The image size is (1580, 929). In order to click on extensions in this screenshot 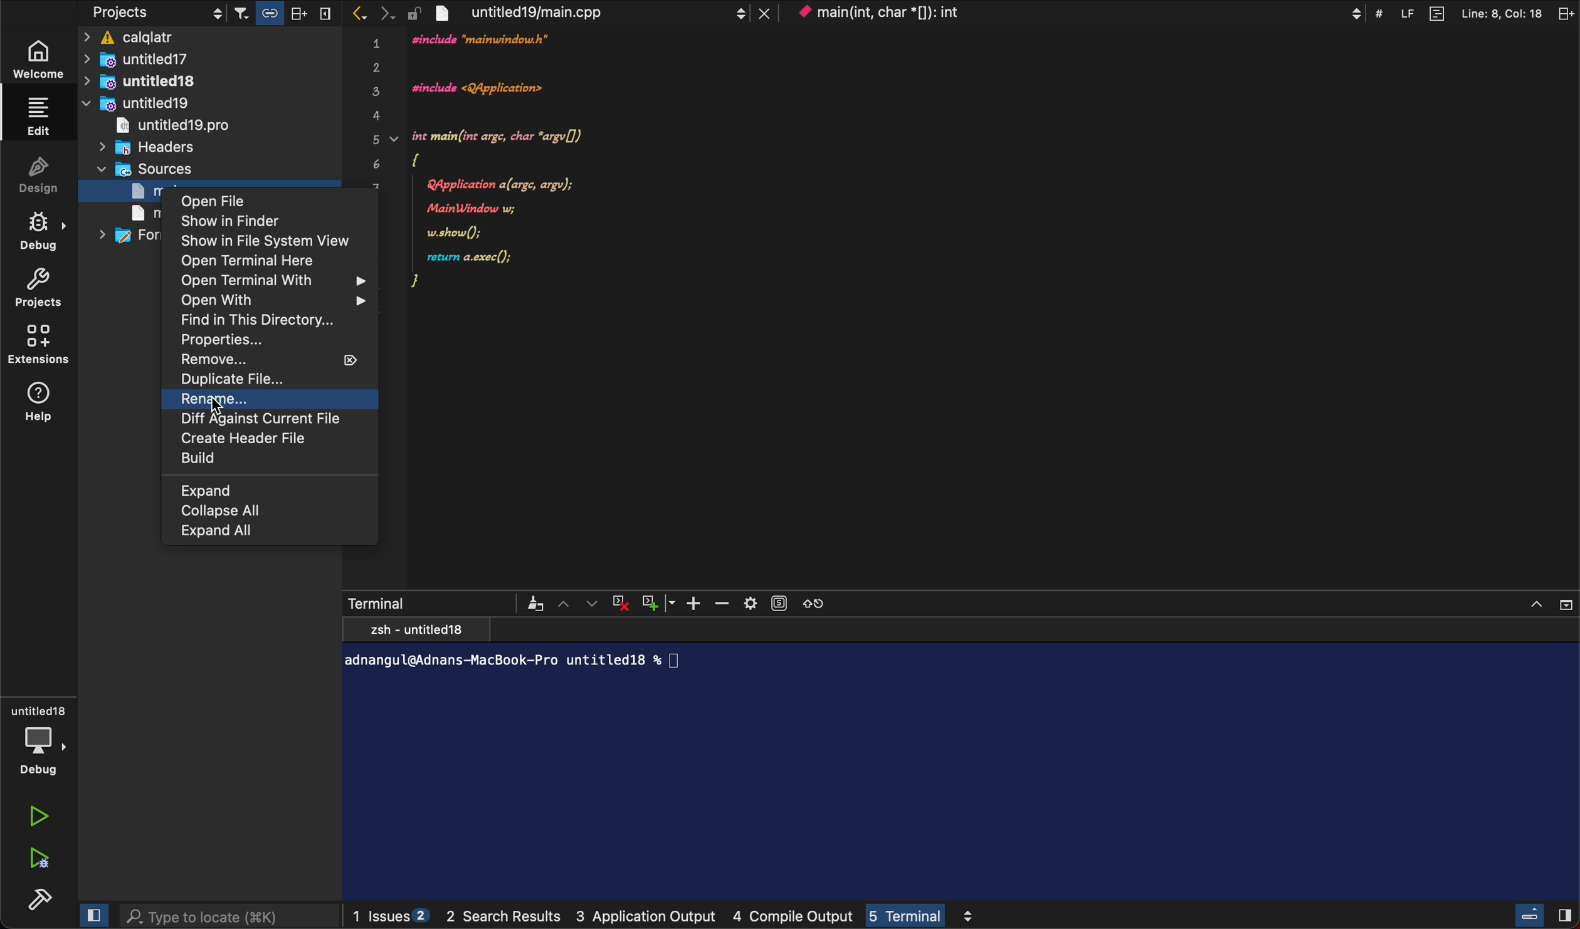, I will do `click(44, 347)`.